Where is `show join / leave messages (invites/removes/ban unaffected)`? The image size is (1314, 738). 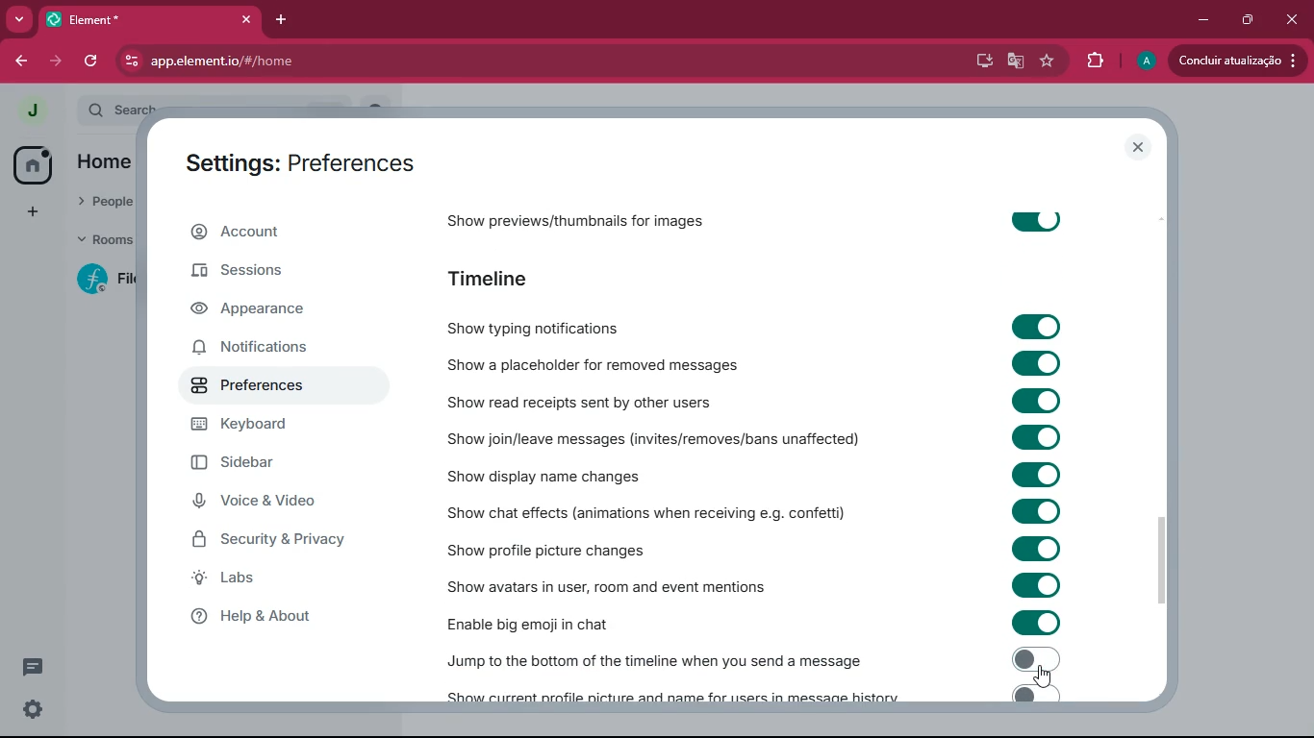
show join / leave messages (invites/removes/ban unaffected) is located at coordinates (654, 439).